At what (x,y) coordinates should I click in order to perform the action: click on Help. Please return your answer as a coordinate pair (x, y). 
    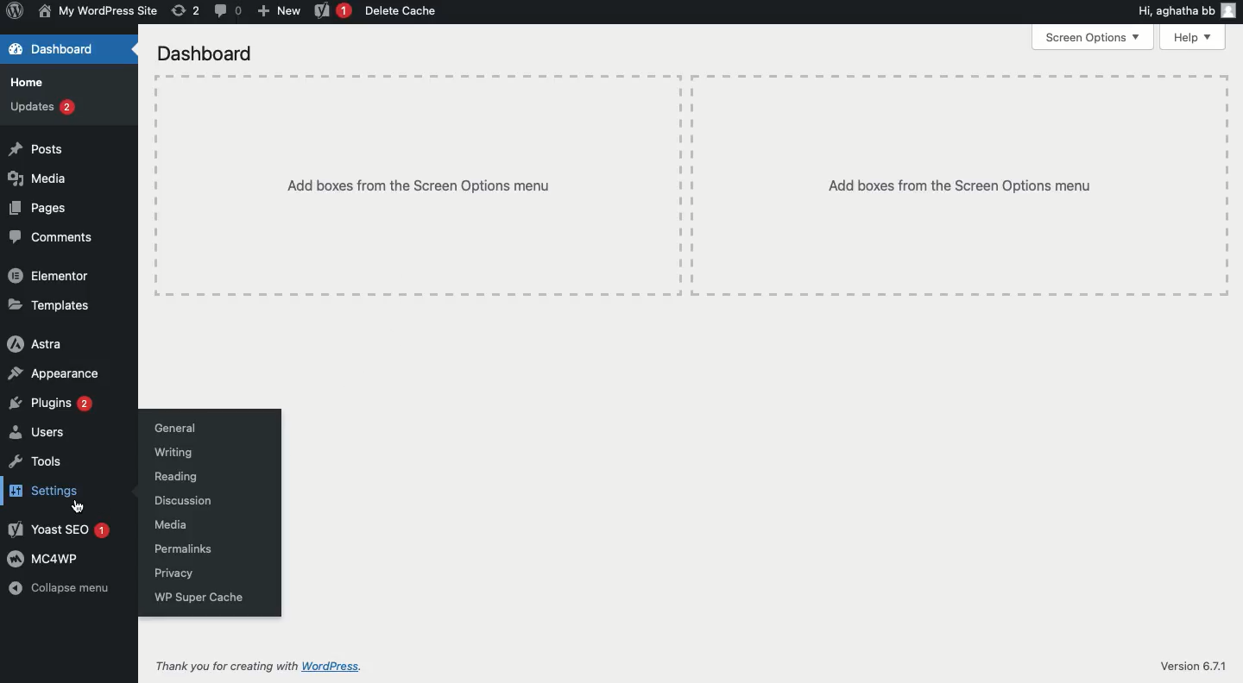
    Looking at the image, I should click on (1196, 38).